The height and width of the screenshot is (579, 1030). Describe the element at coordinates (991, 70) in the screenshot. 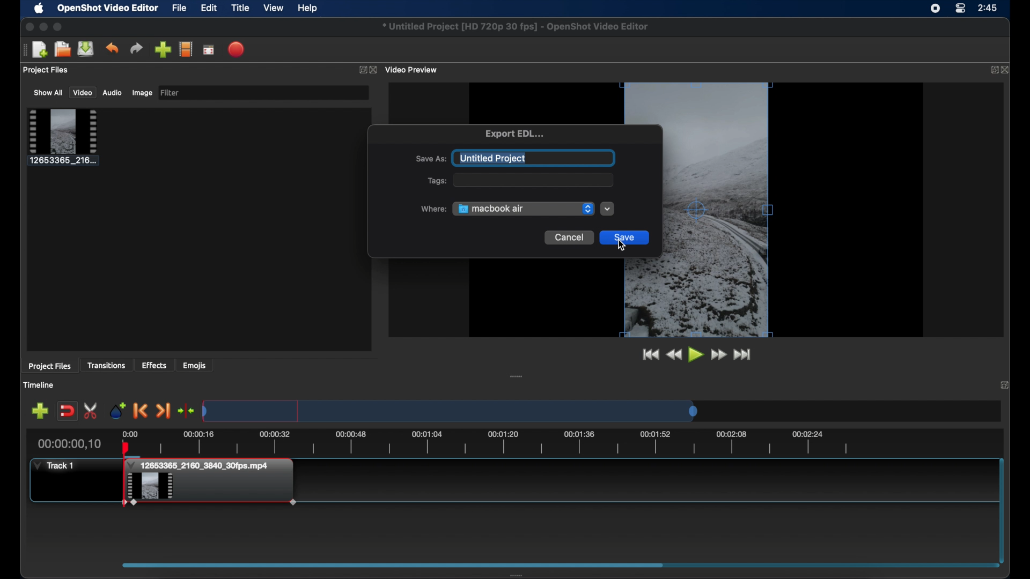

I see `expand` at that location.